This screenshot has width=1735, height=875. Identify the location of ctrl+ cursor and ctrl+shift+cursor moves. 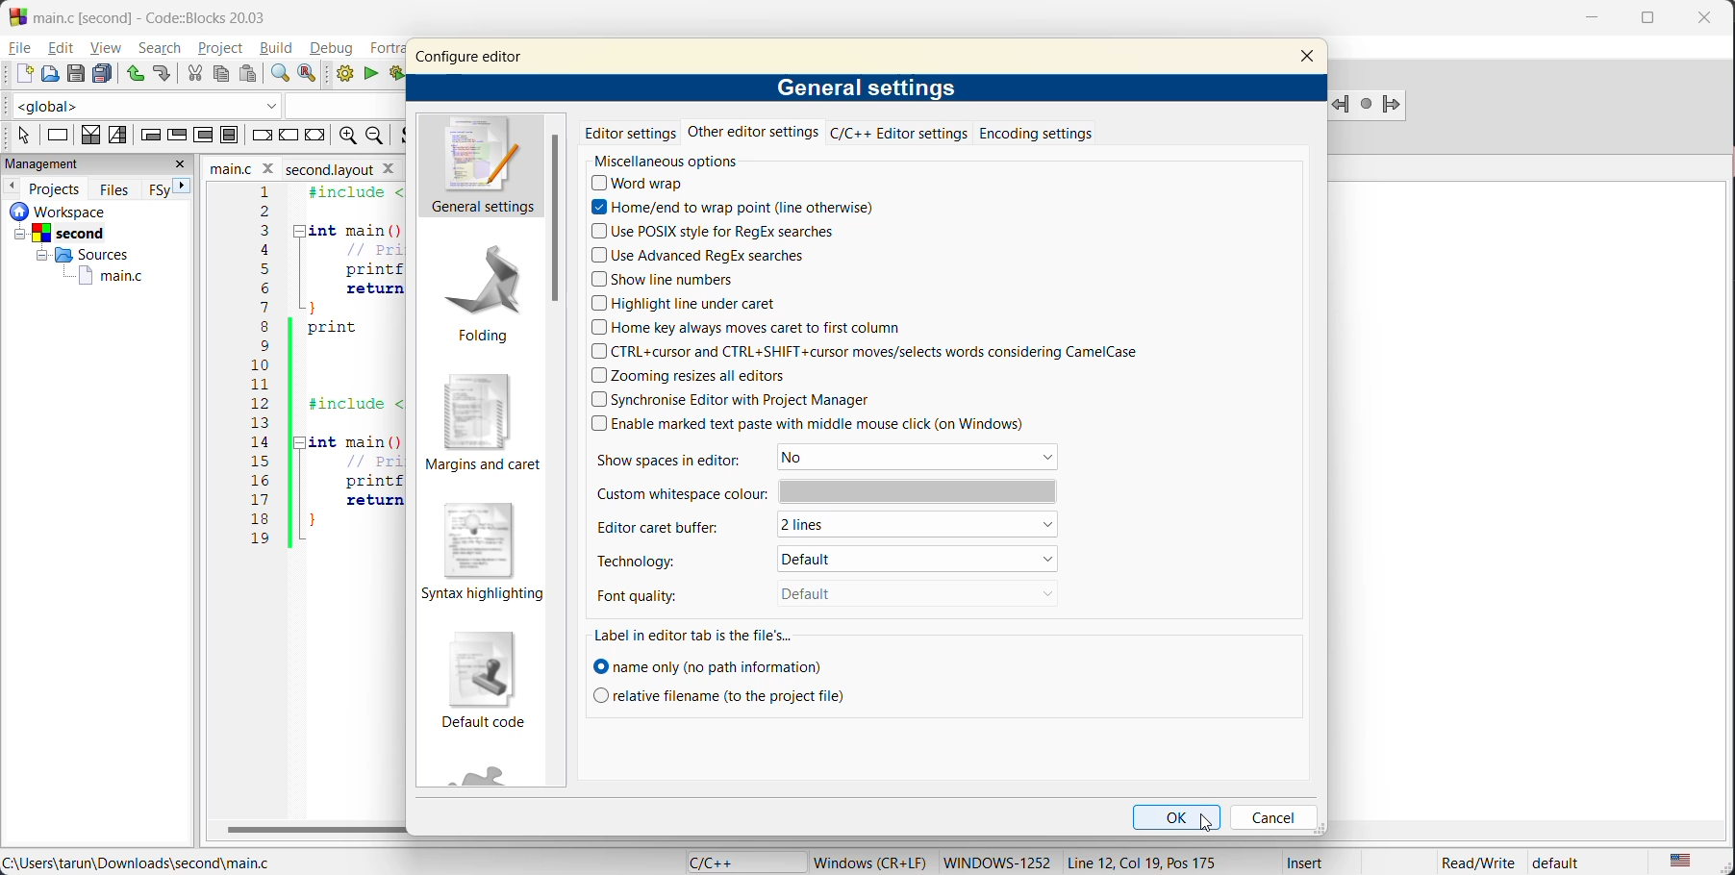
(892, 353).